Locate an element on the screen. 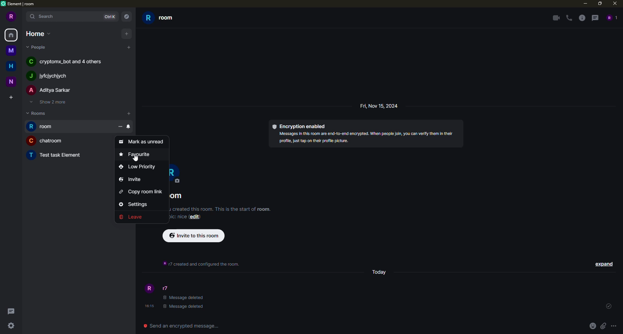 The width and height of the screenshot is (623, 334). video call is located at coordinates (555, 18).